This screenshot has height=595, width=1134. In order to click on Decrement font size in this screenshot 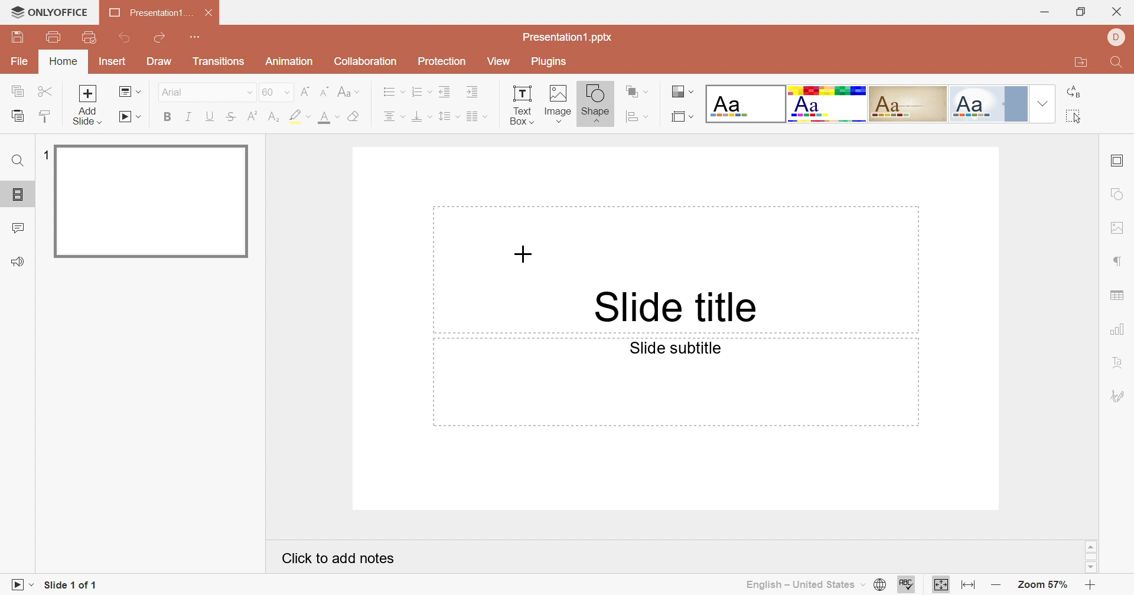, I will do `click(325, 91)`.